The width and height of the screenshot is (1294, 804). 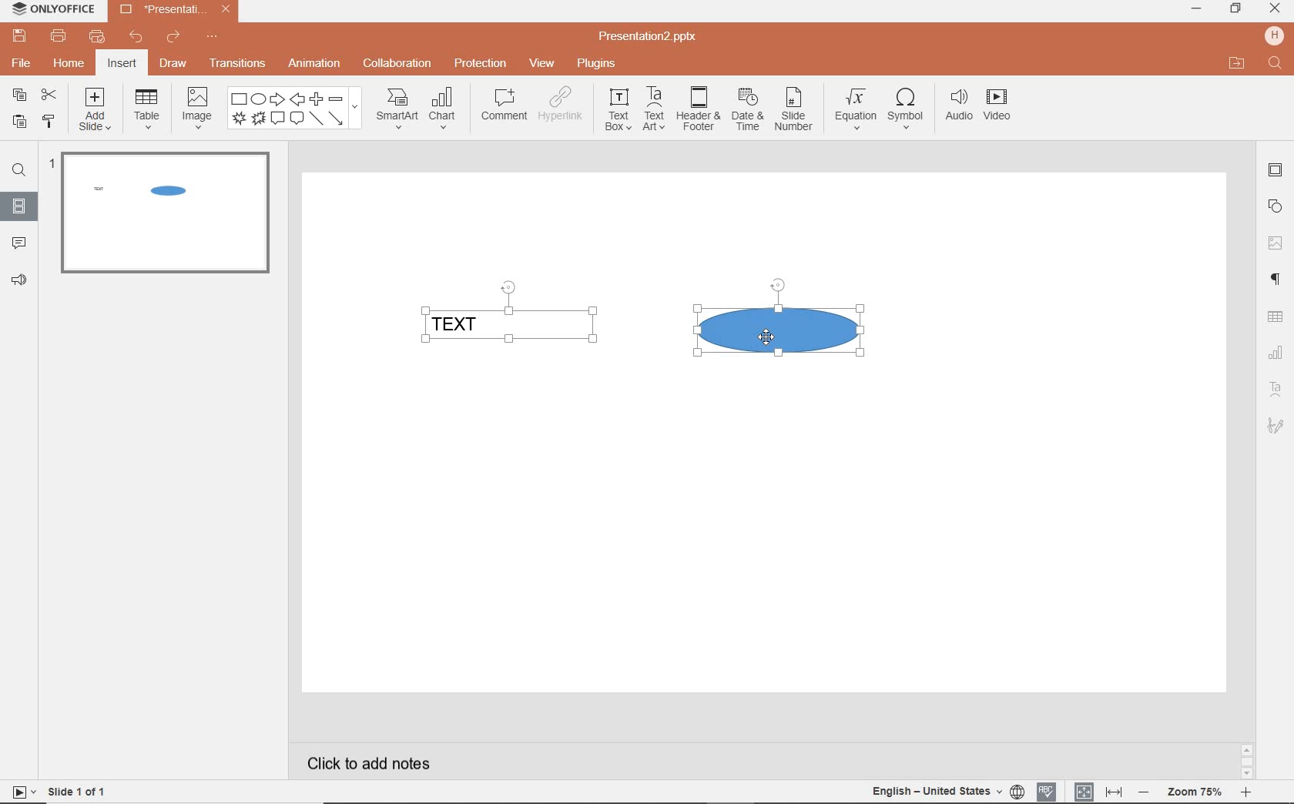 What do you see at coordinates (1195, 9) in the screenshot?
I see `minimize` at bounding box center [1195, 9].